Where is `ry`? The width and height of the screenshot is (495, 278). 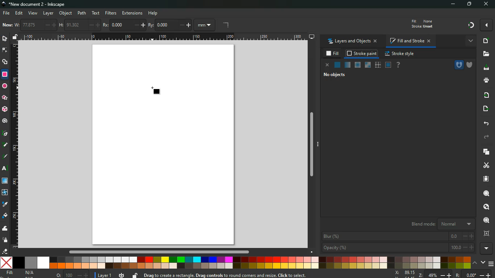 ry is located at coordinates (170, 25).